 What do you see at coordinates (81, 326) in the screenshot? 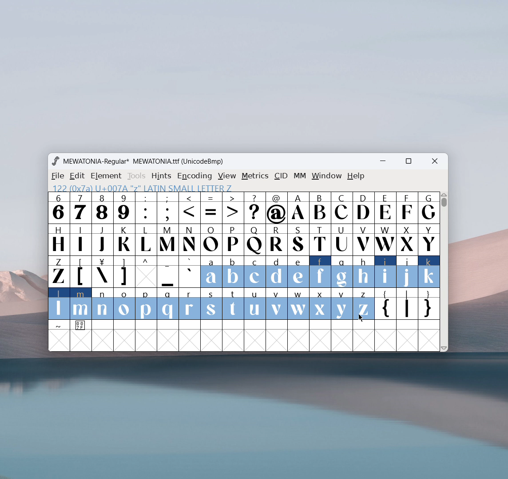
I see `0 0 7 F` at bounding box center [81, 326].